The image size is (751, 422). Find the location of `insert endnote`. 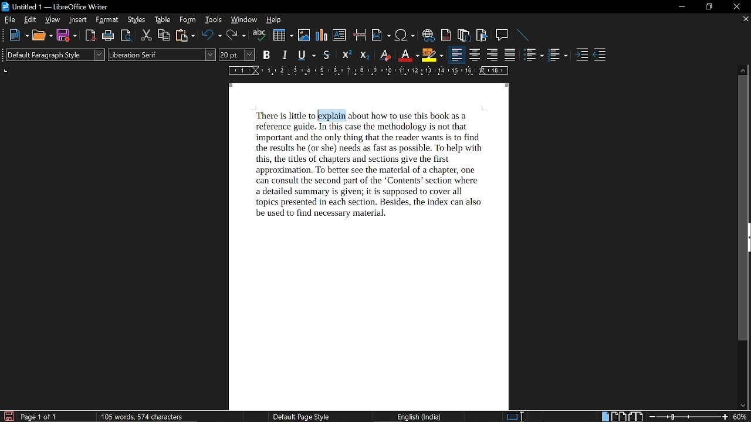

insert endnote is located at coordinates (446, 35).